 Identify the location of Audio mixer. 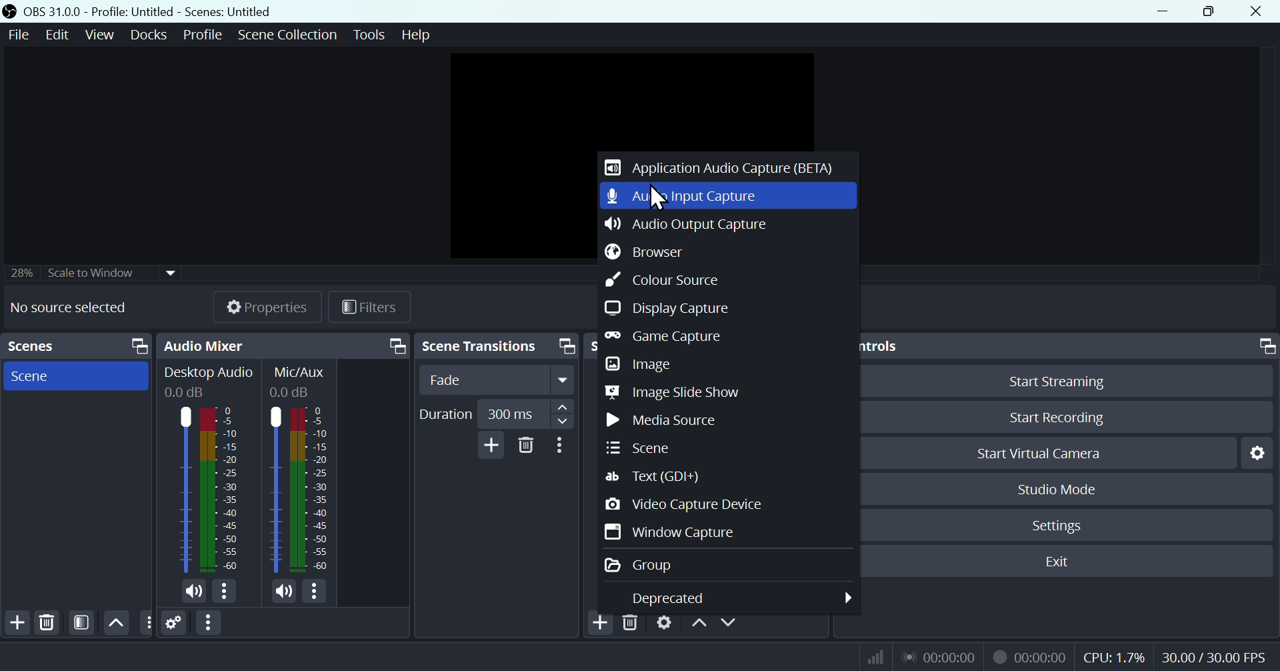
(281, 346).